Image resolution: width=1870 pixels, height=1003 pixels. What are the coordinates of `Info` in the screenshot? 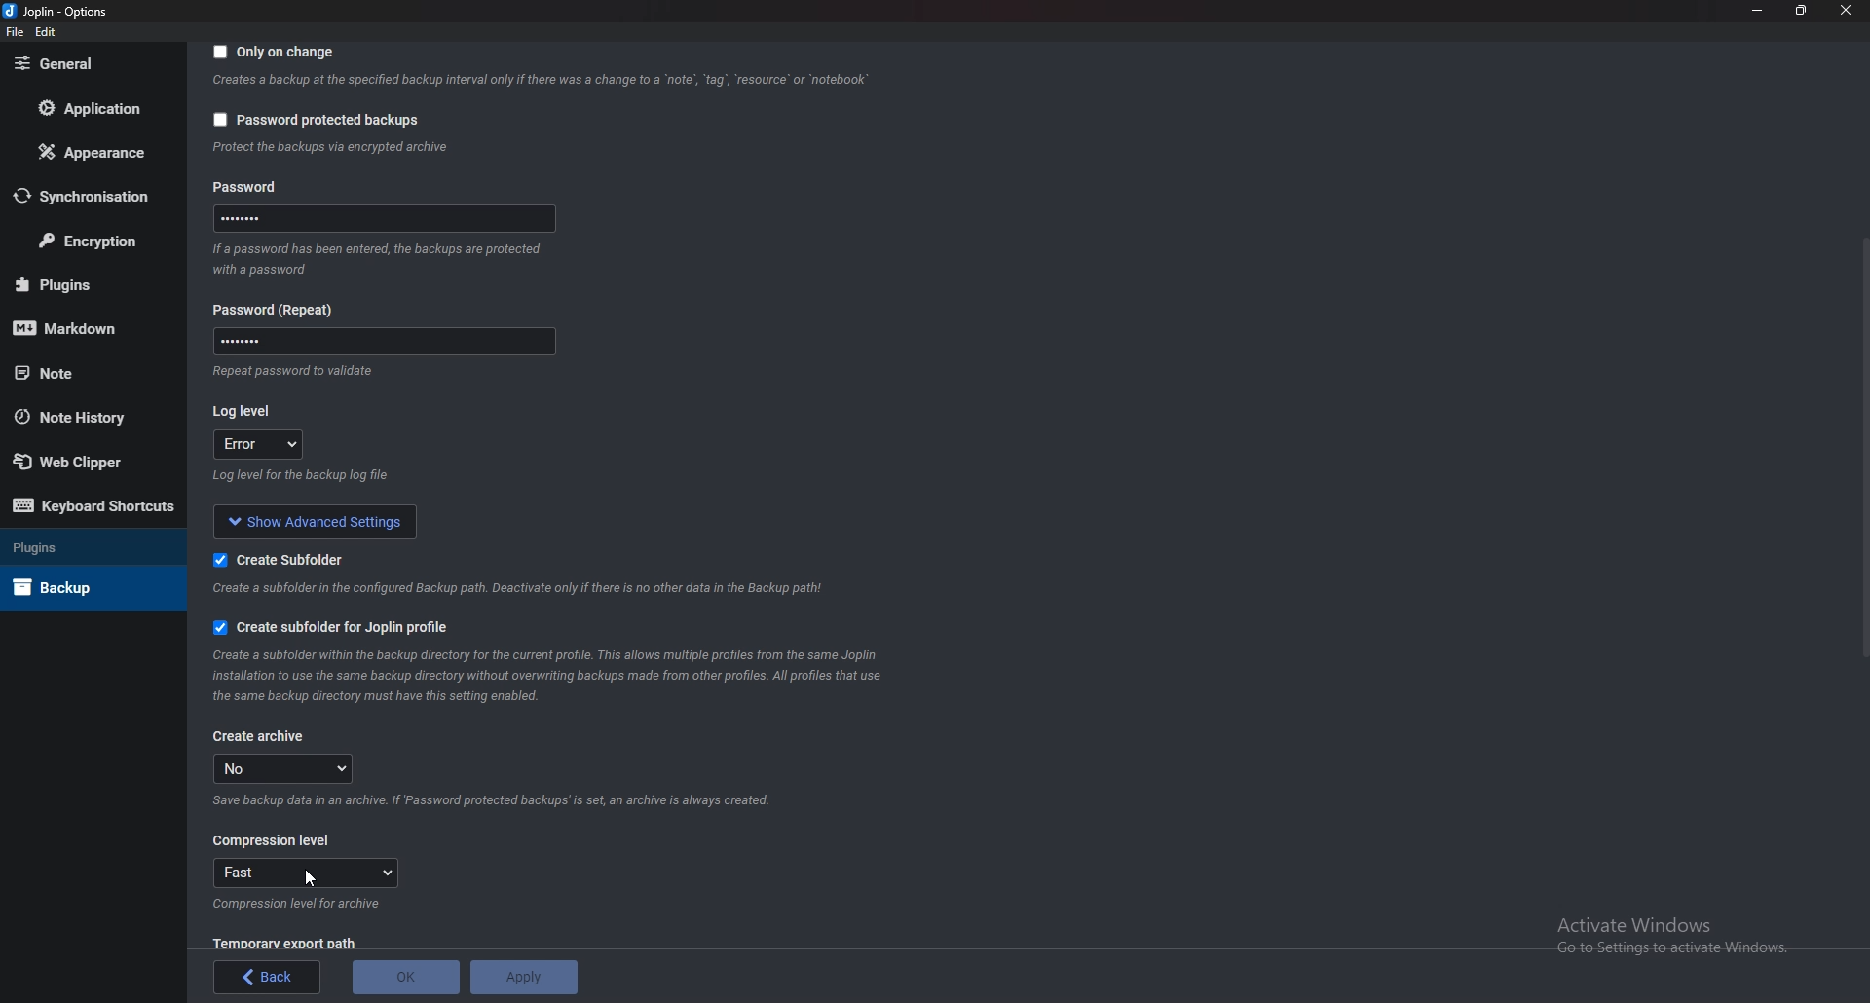 It's located at (289, 370).